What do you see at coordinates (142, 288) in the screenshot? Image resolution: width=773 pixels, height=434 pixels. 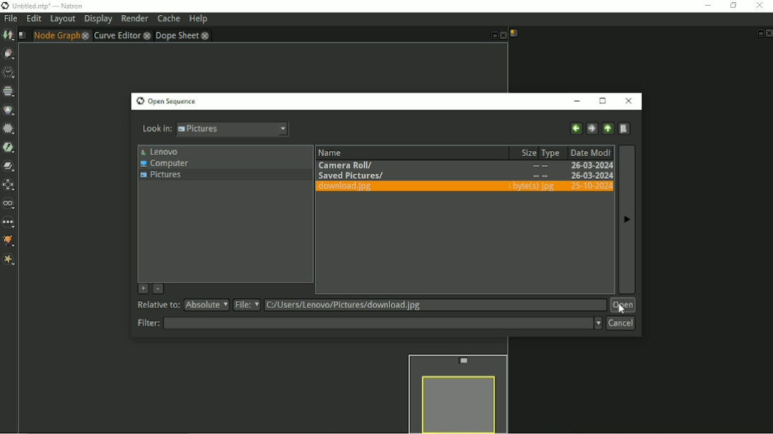 I see `Add the current directory to the favorites` at bounding box center [142, 288].